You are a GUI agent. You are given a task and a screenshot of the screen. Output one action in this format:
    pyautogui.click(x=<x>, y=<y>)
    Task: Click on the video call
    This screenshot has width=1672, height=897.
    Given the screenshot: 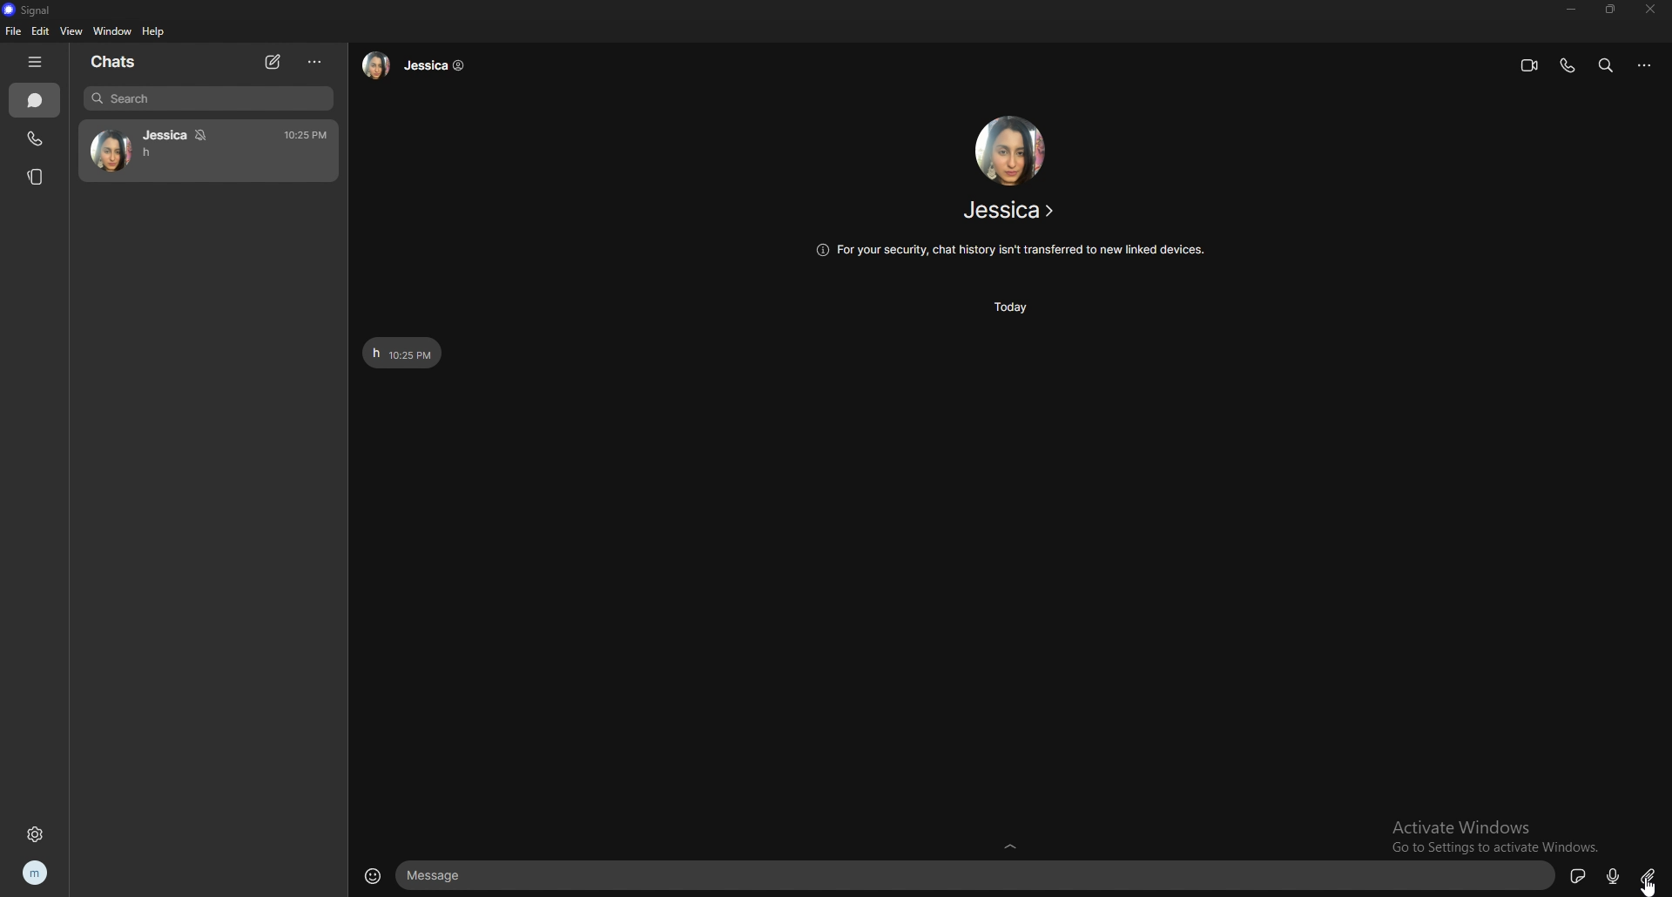 What is the action you would take?
    pyautogui.click(x=1529, y=65)
    